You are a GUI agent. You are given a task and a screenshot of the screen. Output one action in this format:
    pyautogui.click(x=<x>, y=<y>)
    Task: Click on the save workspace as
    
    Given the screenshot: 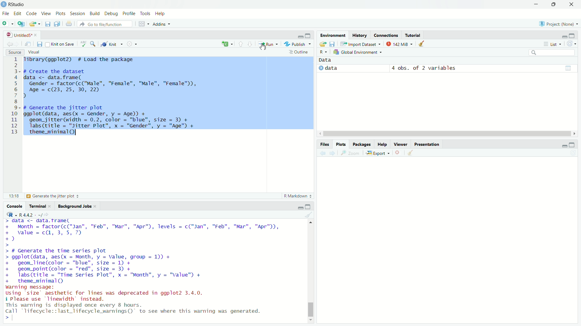 What is the action you would take?
    pyautogui.click(x=333, y=44)
    